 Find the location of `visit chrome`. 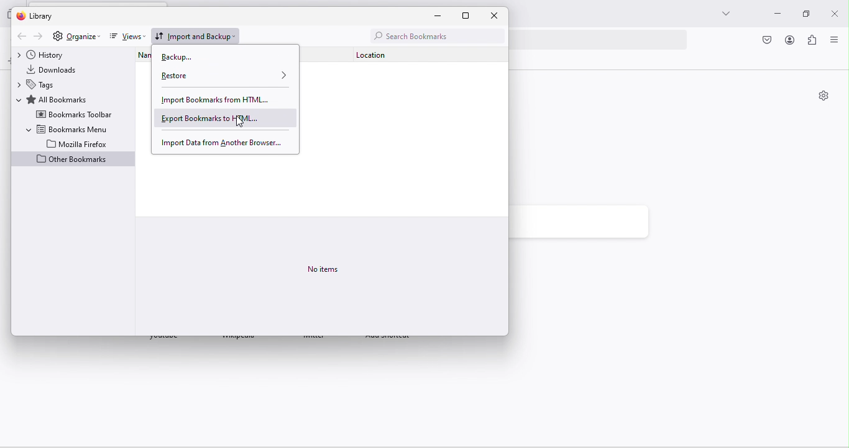

visit chrome is located at coordinates (768, 41).